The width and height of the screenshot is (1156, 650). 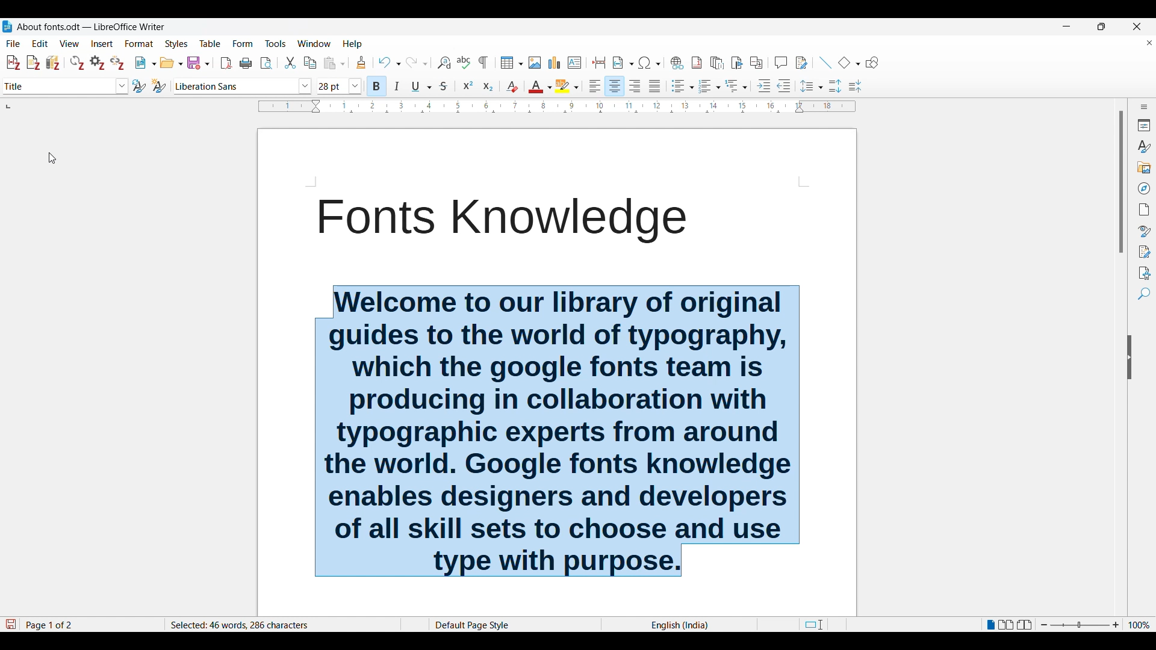 What do you see at coordinates (812, 86) in the screenshot?
I see `Set line spacing` at bounding box center [812, 86].